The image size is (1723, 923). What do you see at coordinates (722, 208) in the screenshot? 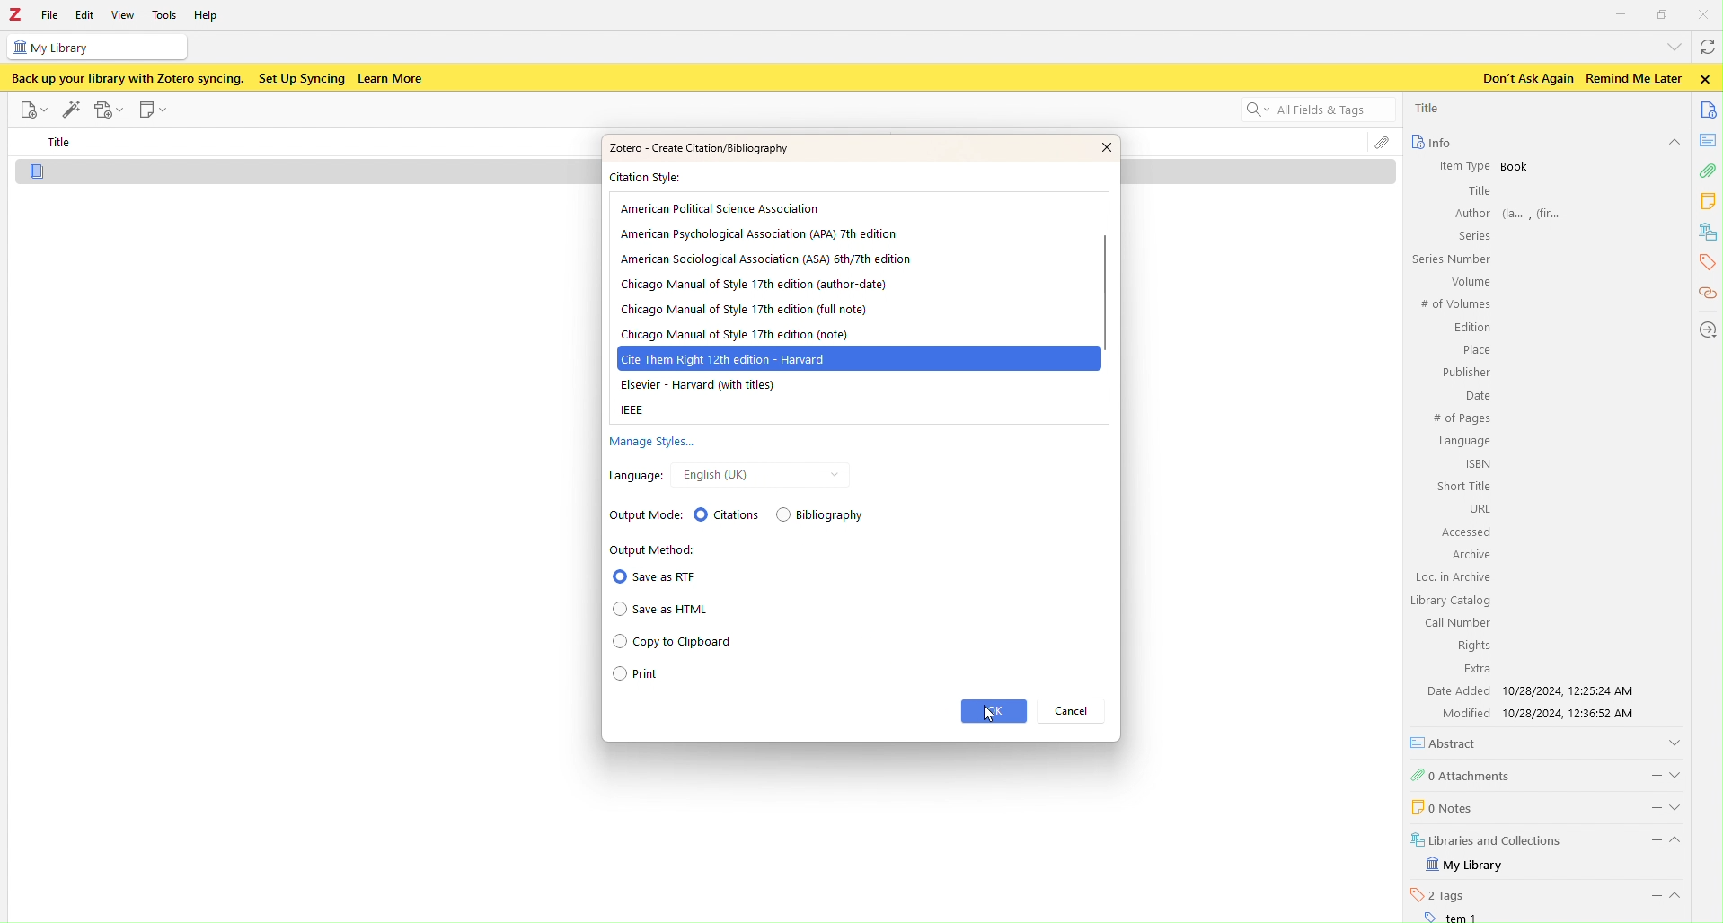
I see `American Political Science Association` at bounding box center [722, 208].